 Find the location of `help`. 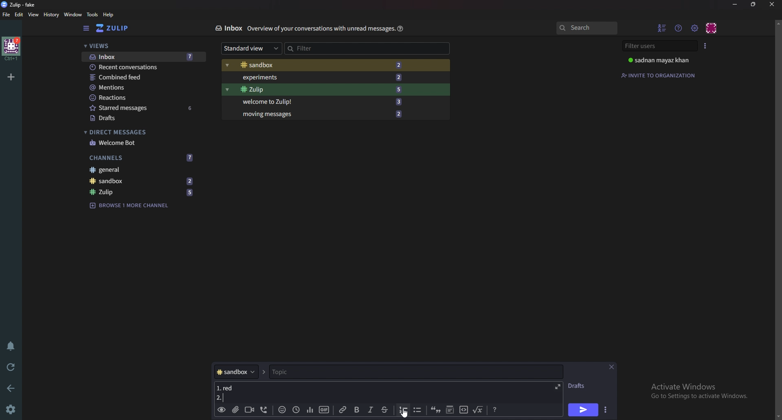

help is located at coordinates (108, 15).